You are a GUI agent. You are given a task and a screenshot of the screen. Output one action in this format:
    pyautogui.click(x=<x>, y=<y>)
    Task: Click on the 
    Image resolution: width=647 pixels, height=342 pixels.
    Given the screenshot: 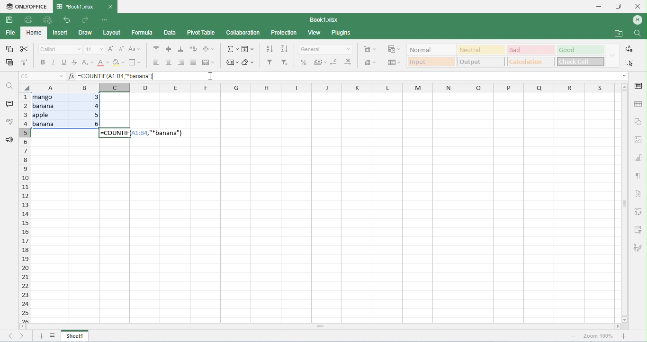 What is the action you would take?
    pyautogui.click(x=9, y=33)
    